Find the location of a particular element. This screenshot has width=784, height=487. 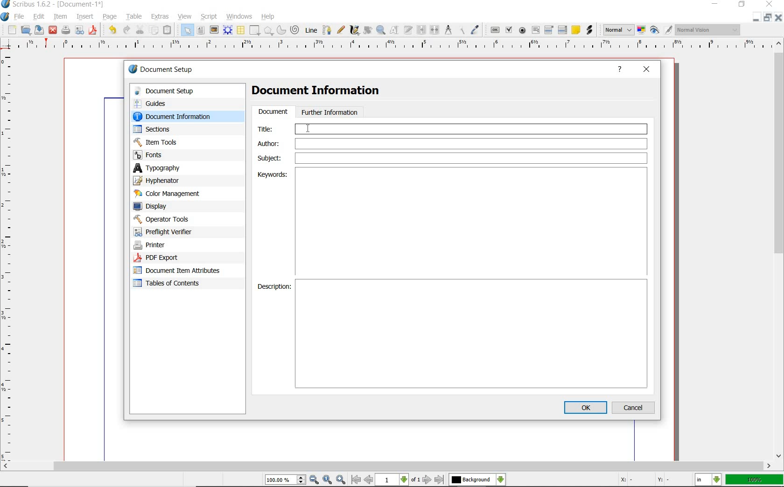

select the current unit is located at coordinates (708, 480).